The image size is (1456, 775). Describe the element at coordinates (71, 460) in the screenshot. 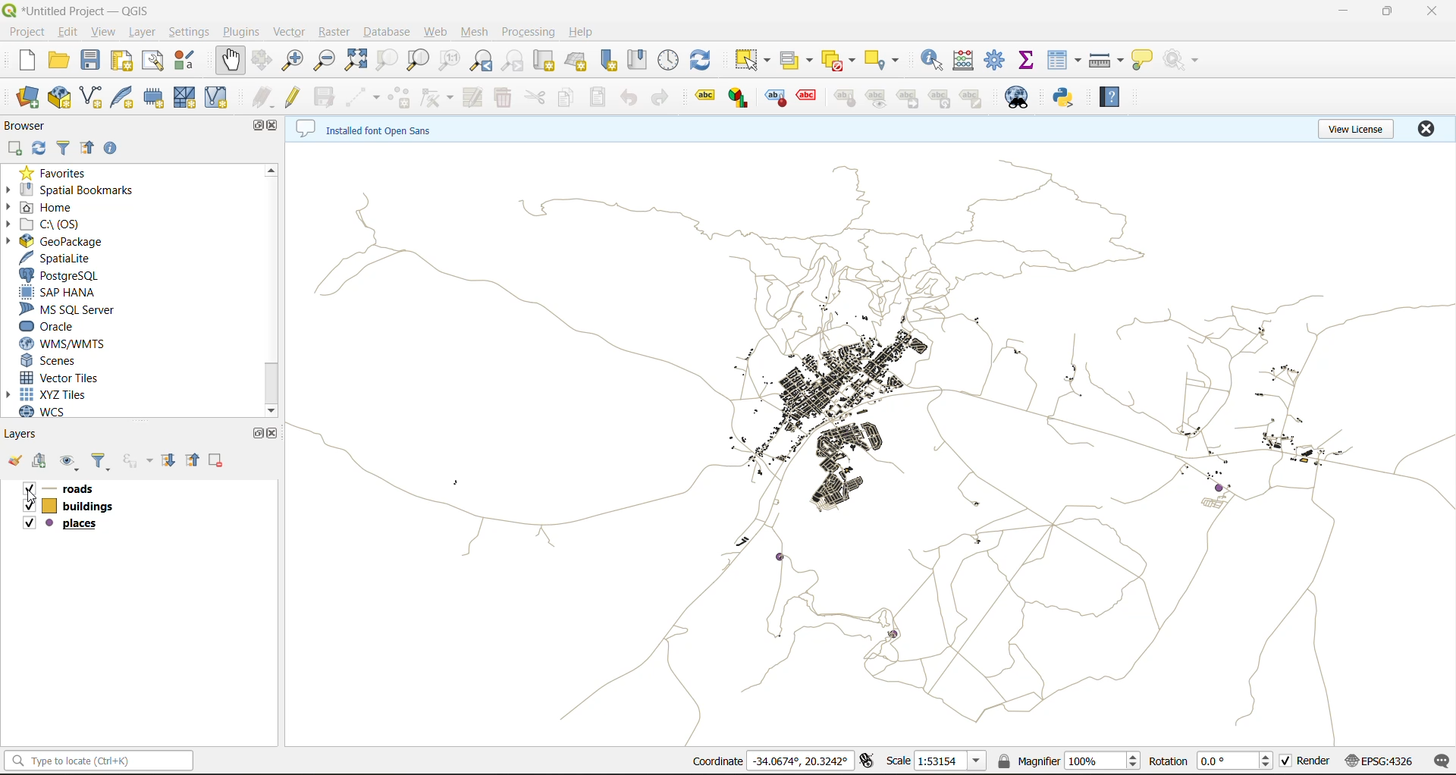

I see `manage map` at that location.